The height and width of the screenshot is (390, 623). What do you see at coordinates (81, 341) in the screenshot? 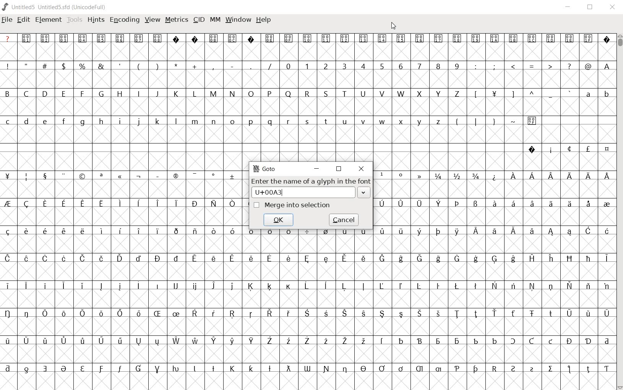
I see `Symbol` at bounding box center [81, 341].